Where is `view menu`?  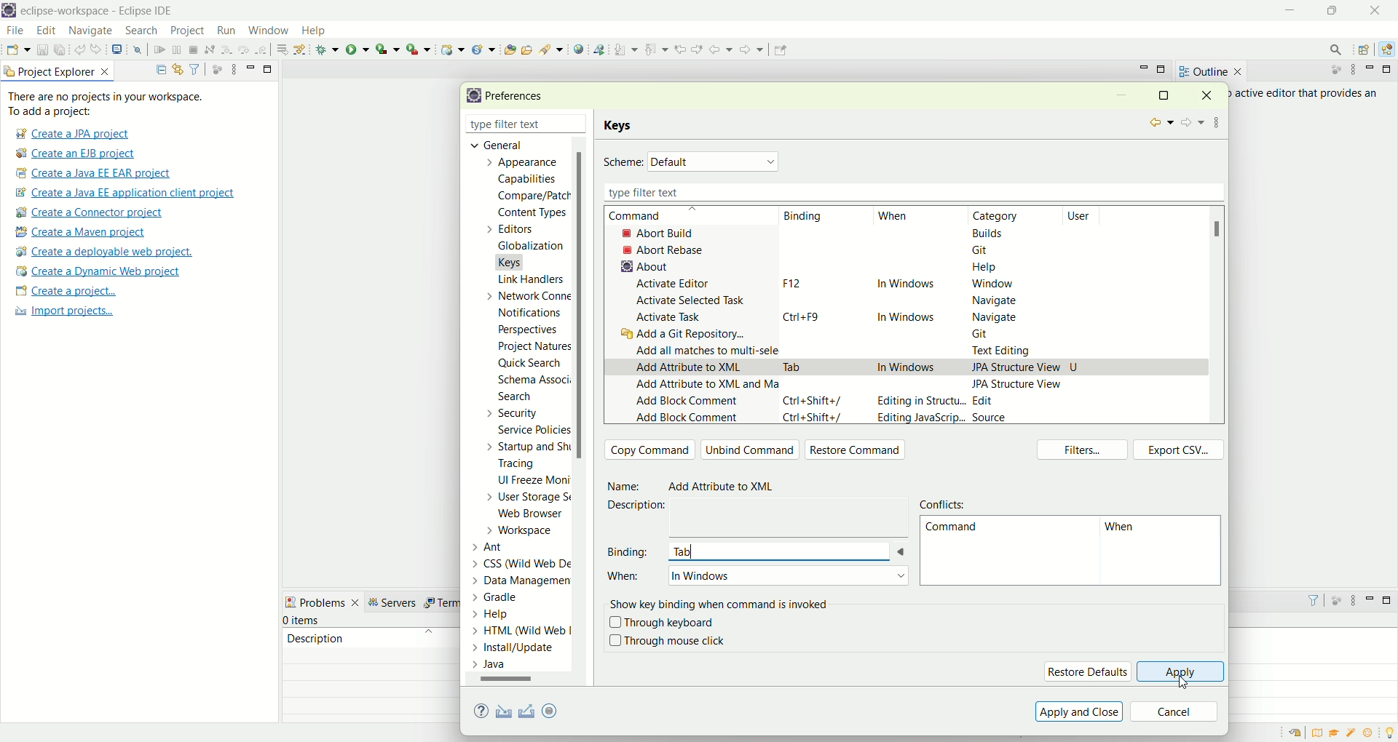 view menu is located at coordinates (232, 68).